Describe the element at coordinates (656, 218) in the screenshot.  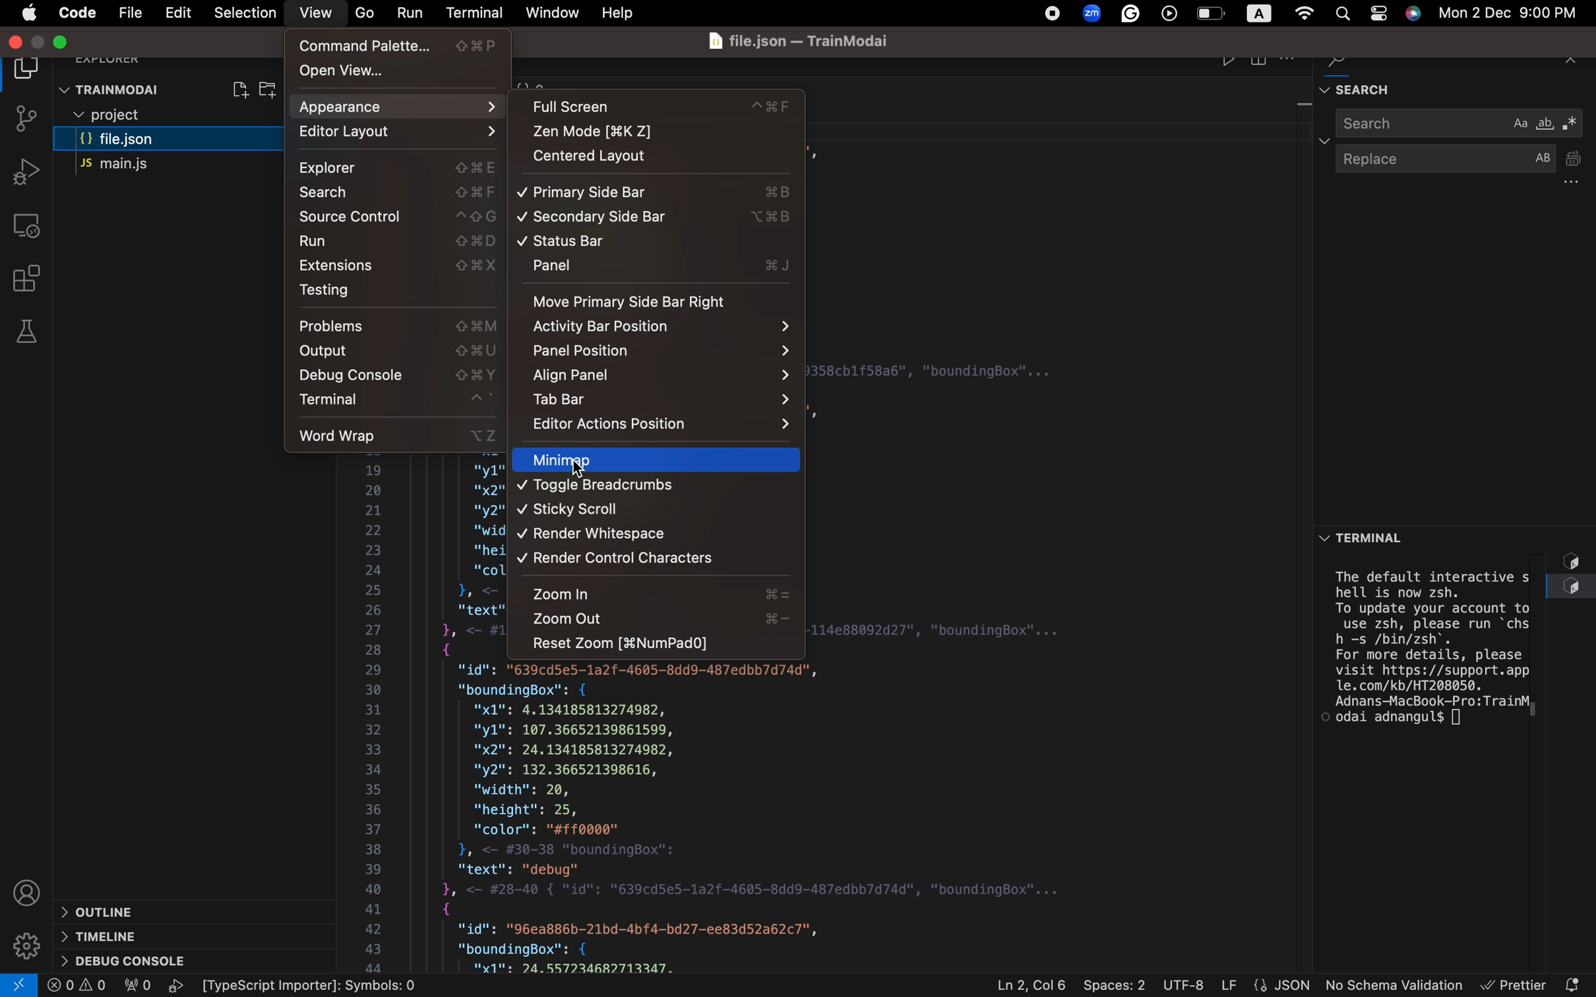
I see `secondary sidebar` at that location.